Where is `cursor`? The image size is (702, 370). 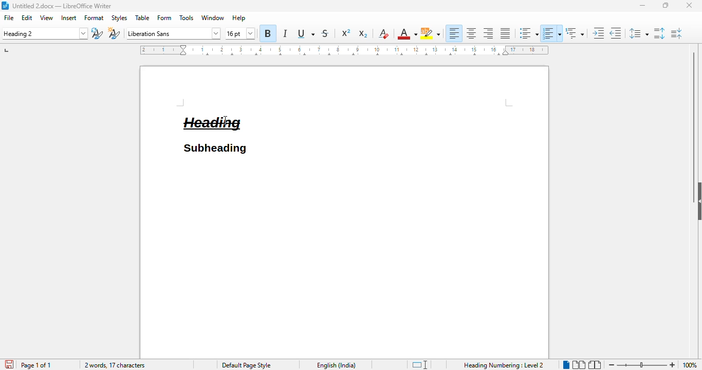
cursor is located at coordinates (225, 121).